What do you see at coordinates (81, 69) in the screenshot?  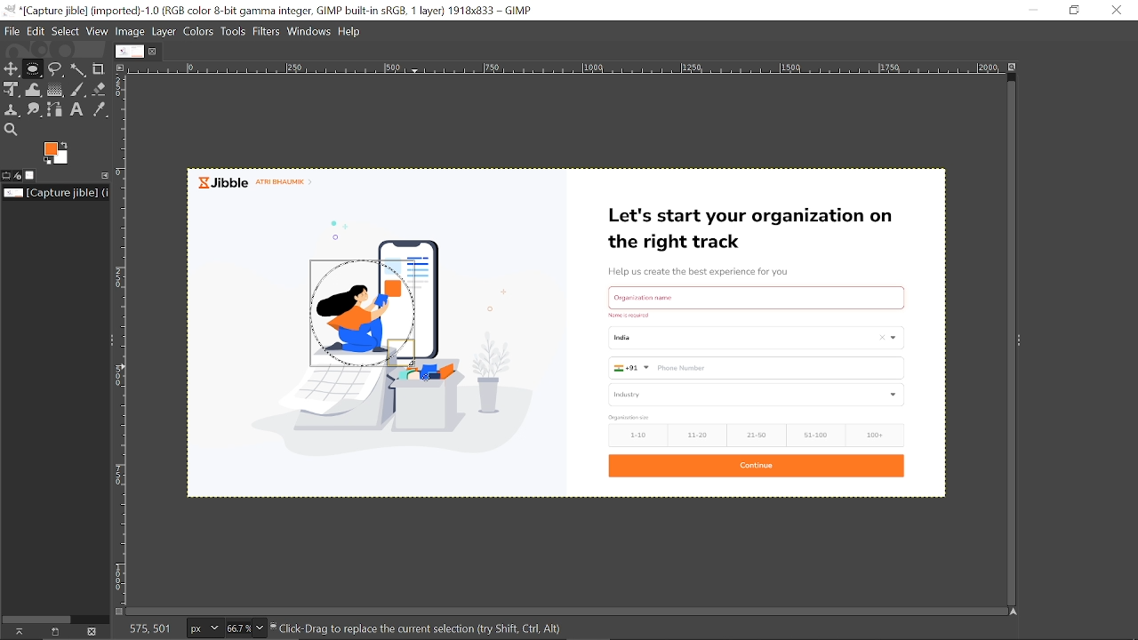 I see `Fuzzy select tool` at bounding box center [81, 69].